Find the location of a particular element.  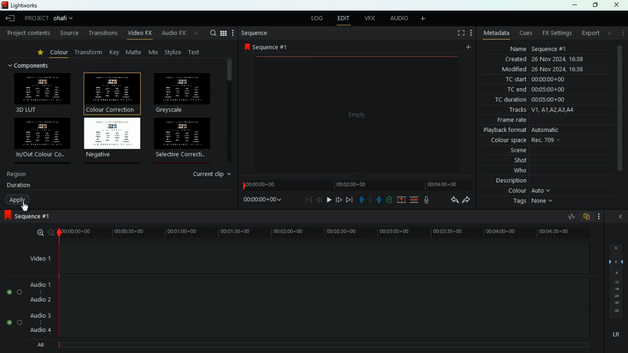

cursor is located at coordinates (26, 205).